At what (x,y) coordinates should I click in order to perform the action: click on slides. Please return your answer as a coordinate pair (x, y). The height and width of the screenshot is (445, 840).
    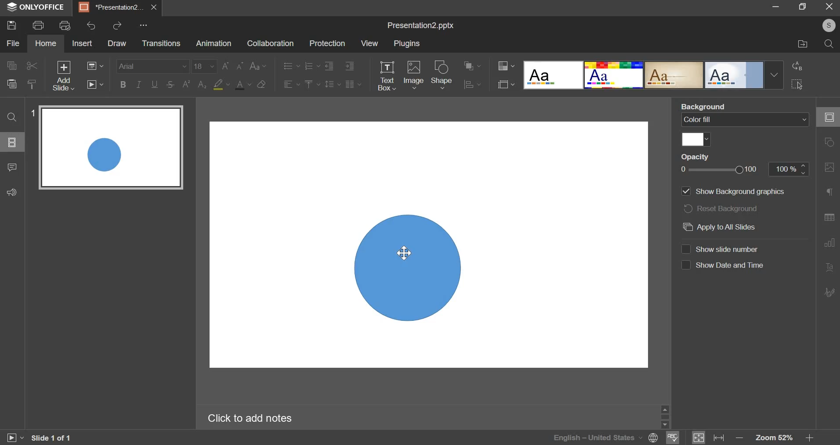
    Looking at the image, I should click on (13, 142).